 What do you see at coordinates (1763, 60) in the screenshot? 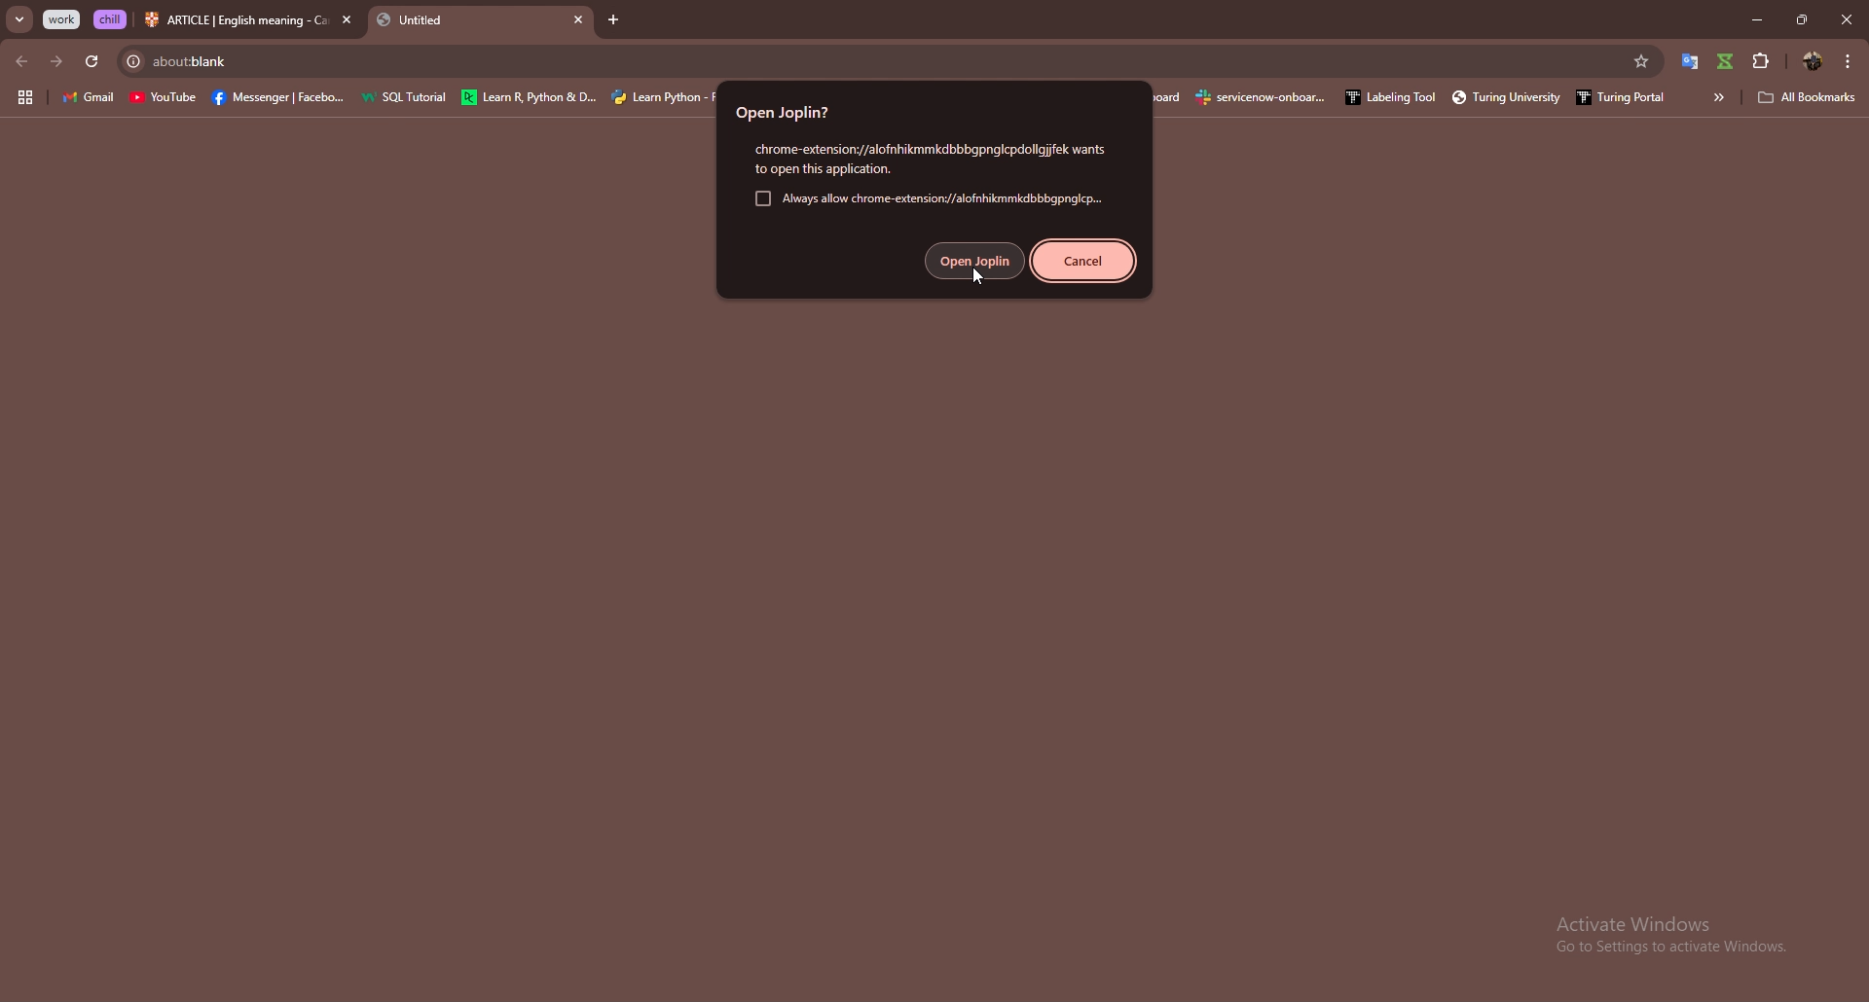
I see `extensions` at bounding box center [1763, 60].